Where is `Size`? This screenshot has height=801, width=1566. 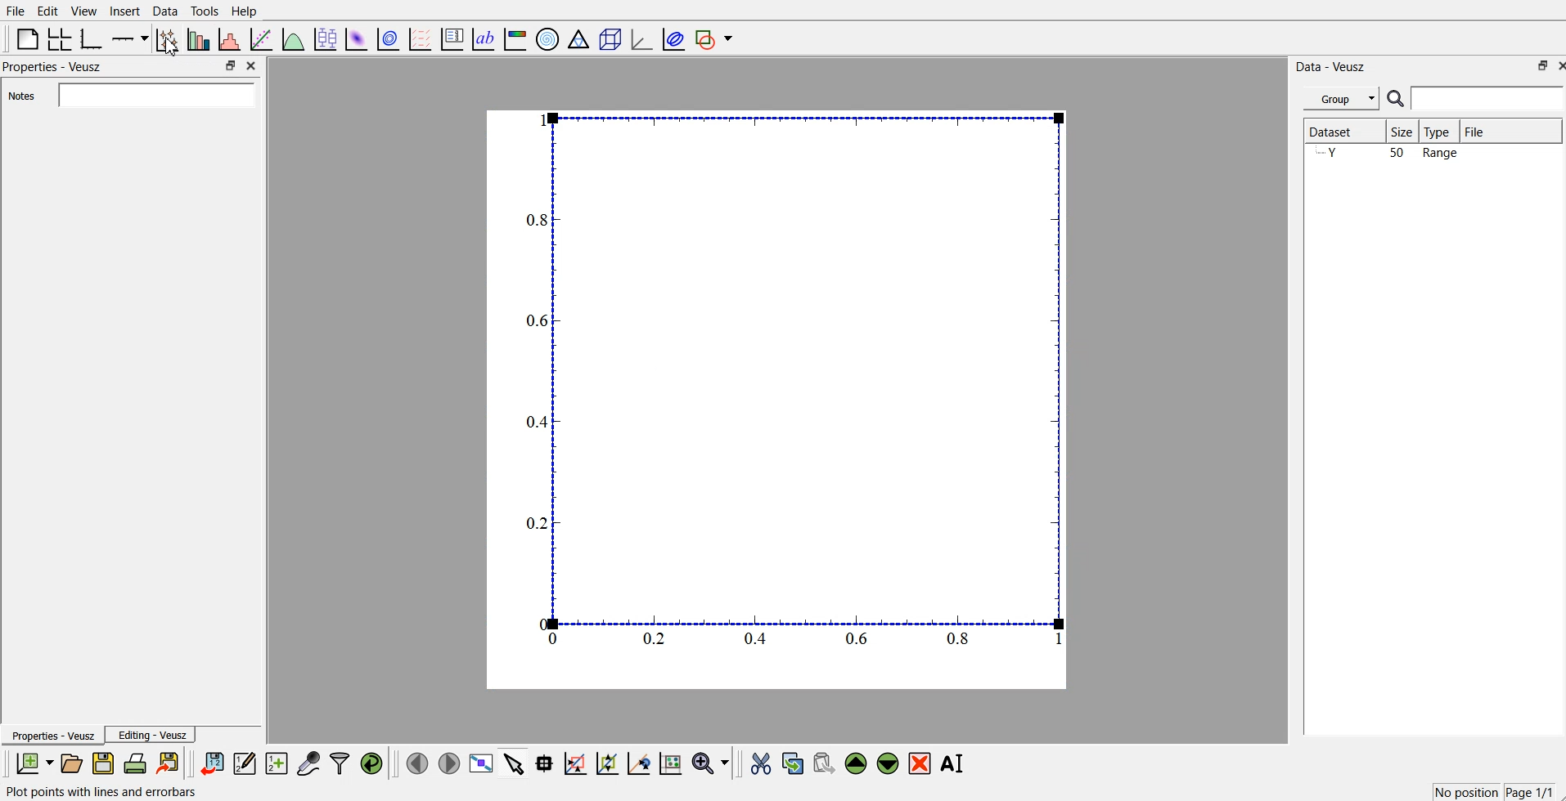 Size is located at coordinates (1406, 132).